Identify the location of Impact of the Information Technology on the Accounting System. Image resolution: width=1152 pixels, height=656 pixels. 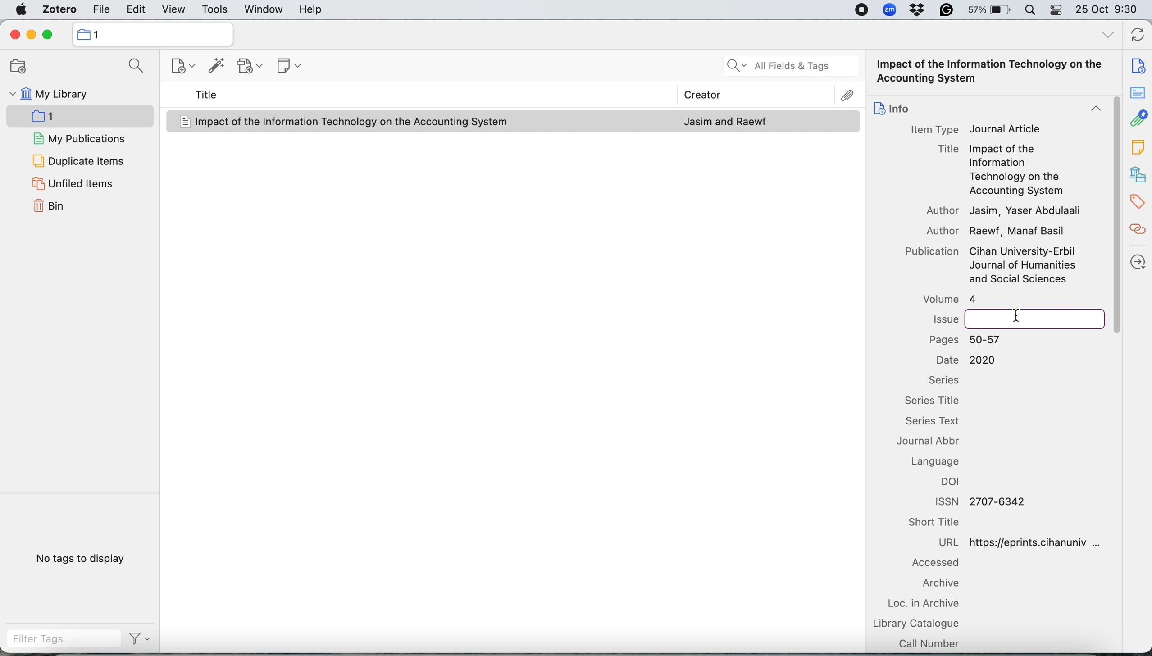
(353, 122).